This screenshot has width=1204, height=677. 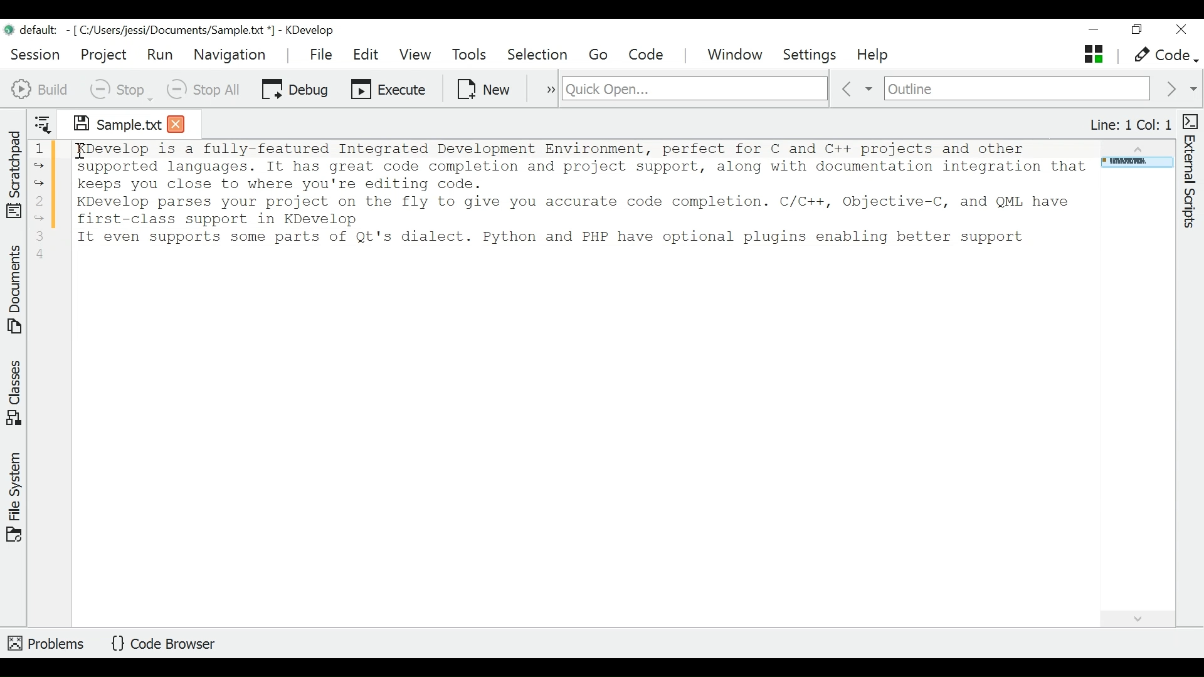 What do you see at coordinates (1192, 172) in the screenshot?
I see `External Scripts` at bounding box center [1192, 172].